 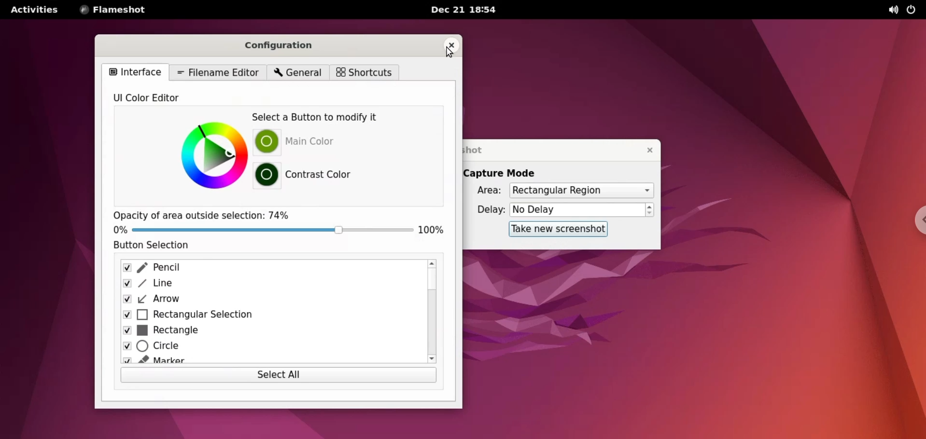 What do you see at coordinates (219, 73) in the screenshot?
I see `filename editor` at bounding box center [219, 73].